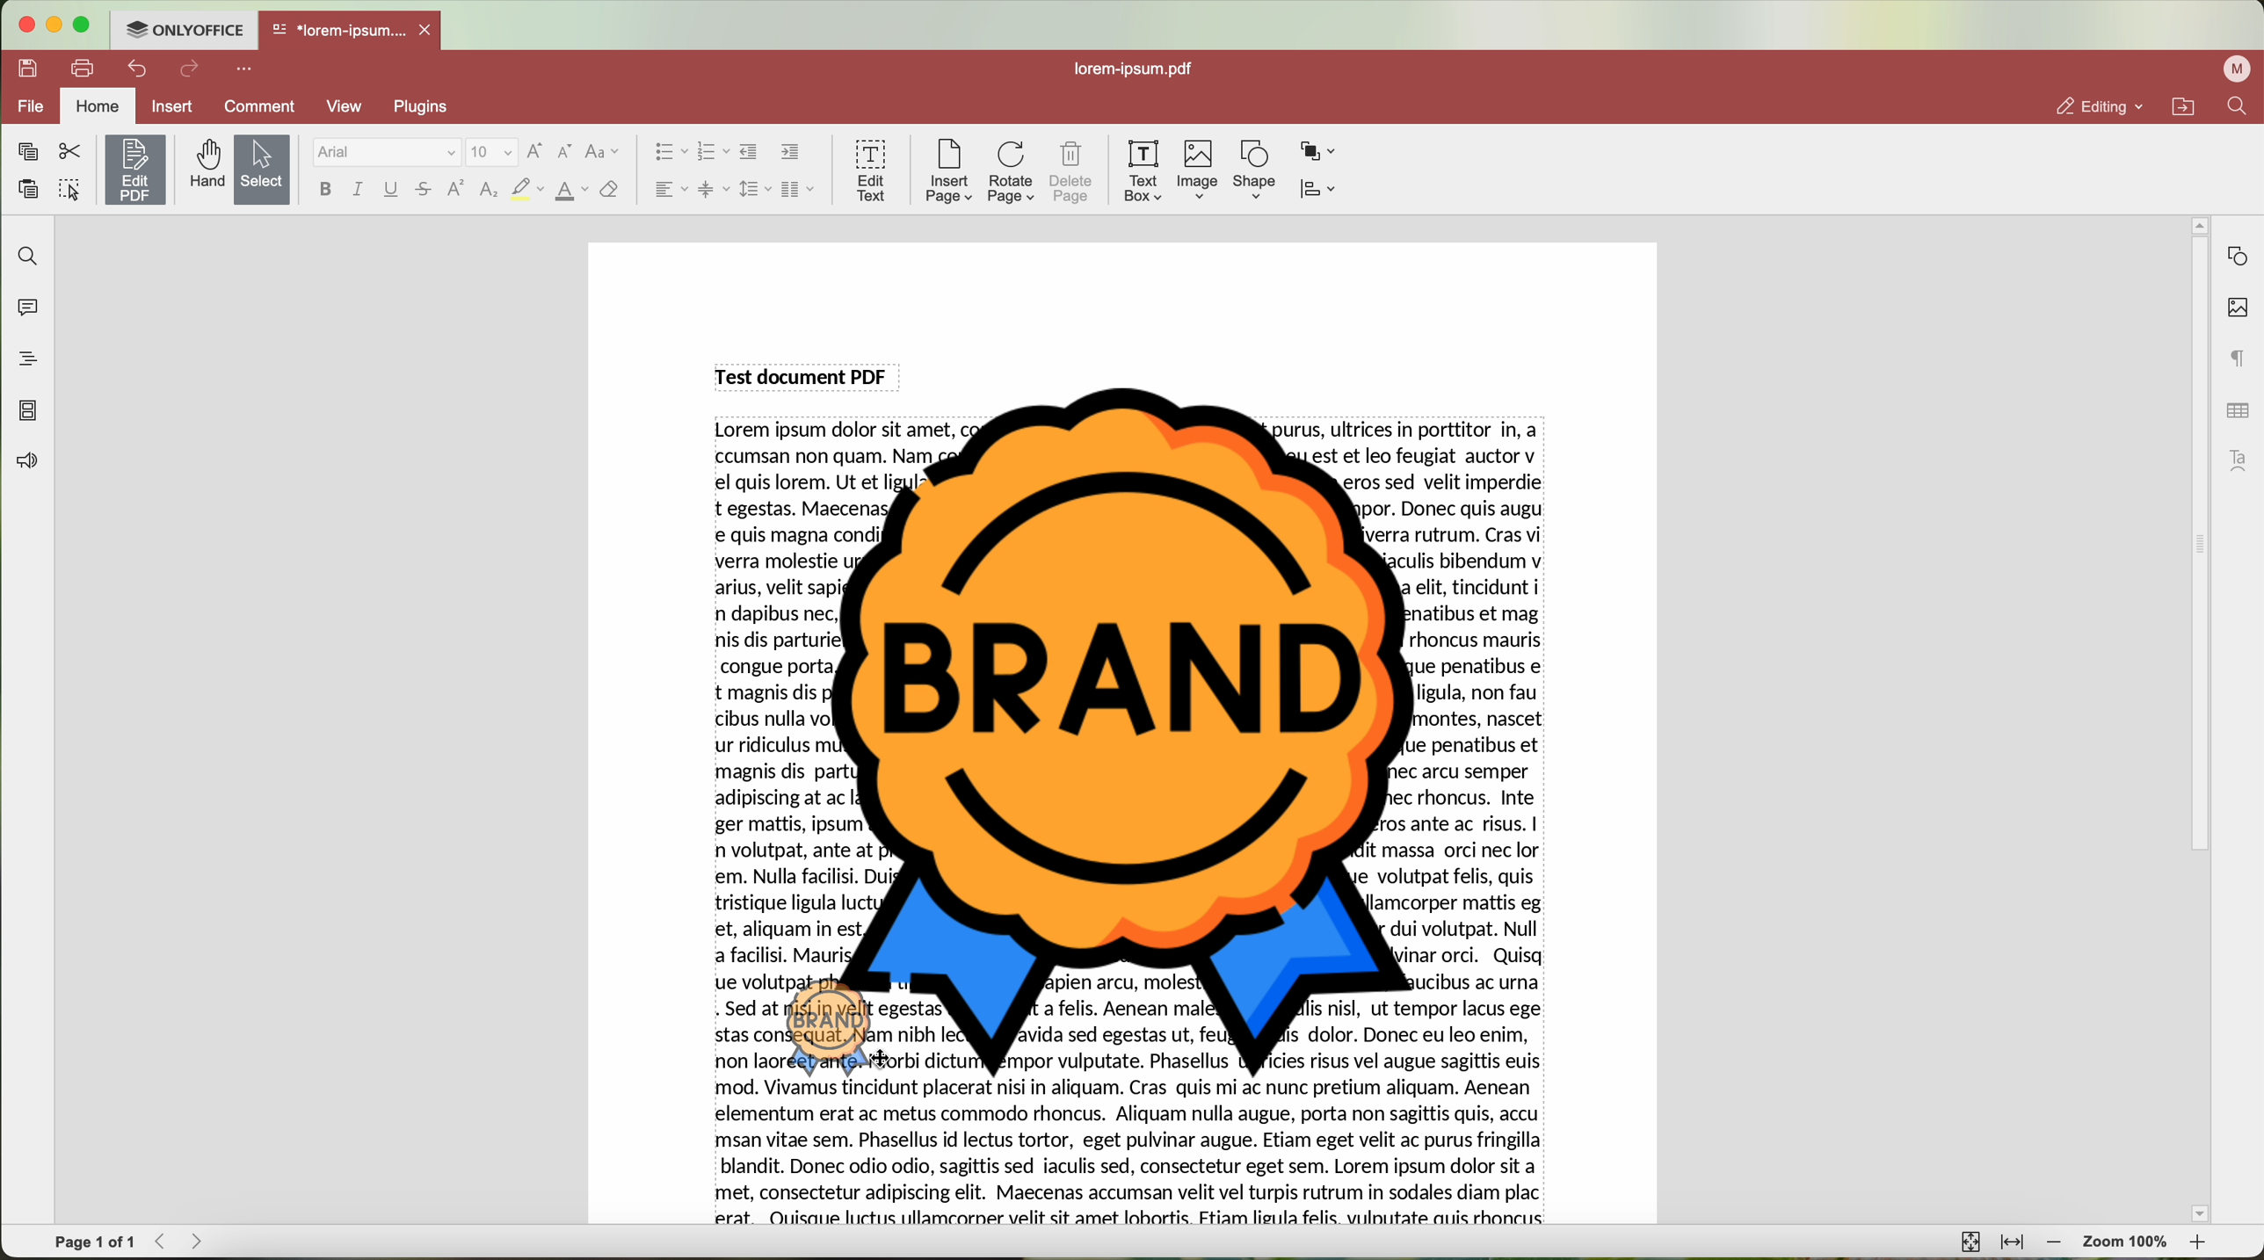  Describe the element at coordinates (1122, 735) in the screenshot. I see `Image` at that location.